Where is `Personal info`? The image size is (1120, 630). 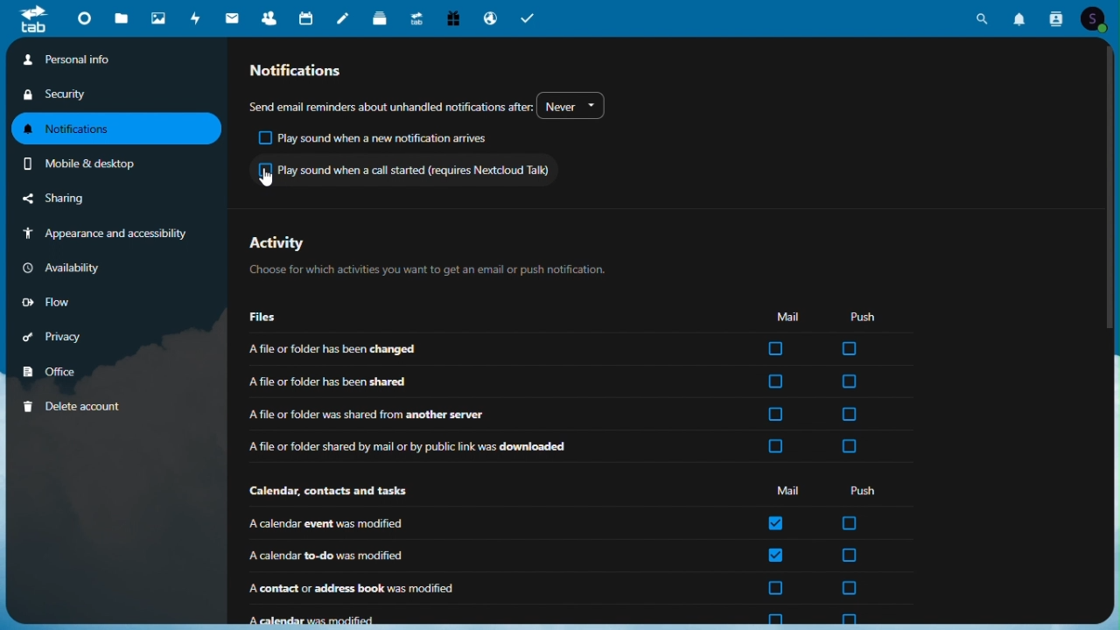
Personal info is located at coordinates (116, 60).